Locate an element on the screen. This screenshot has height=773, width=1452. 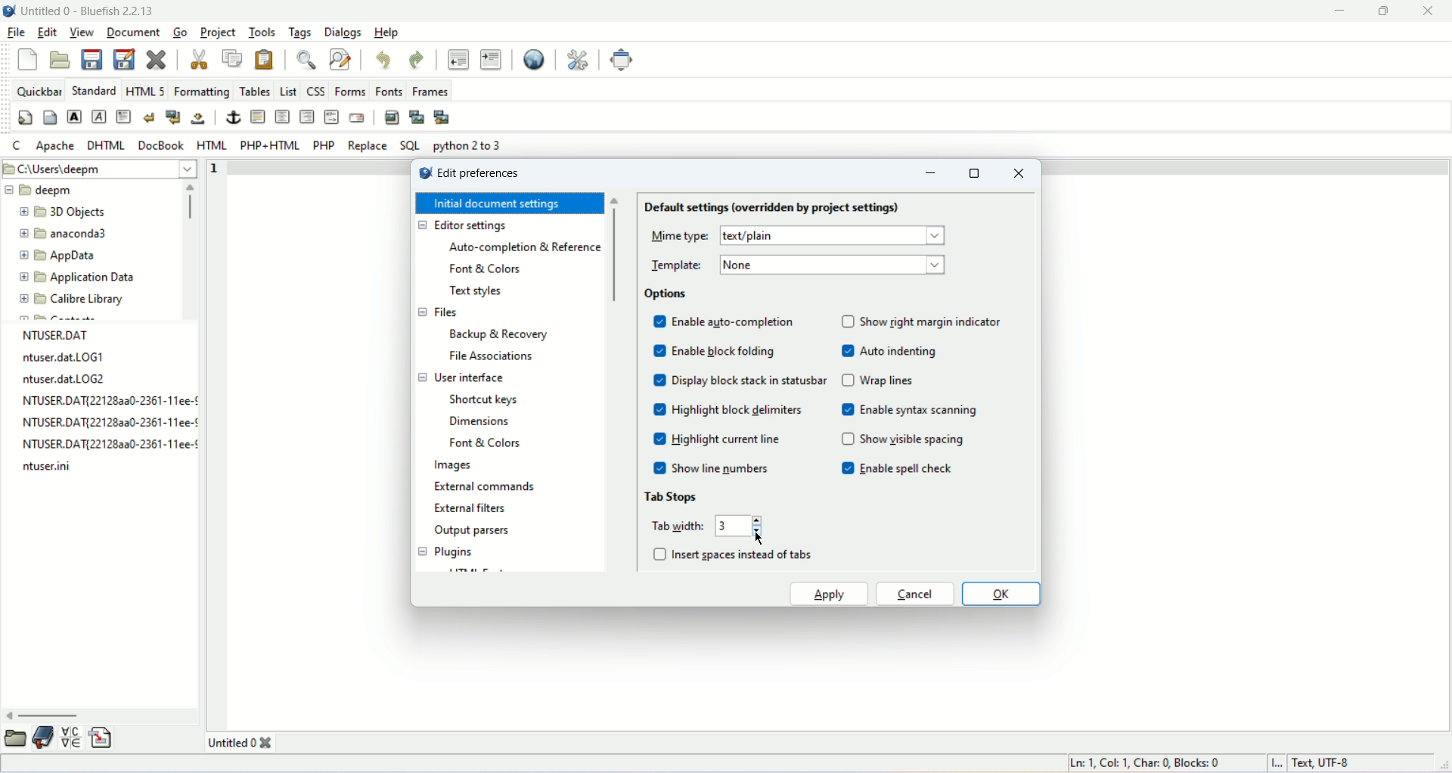
check box is located at coordinates (845, 396).